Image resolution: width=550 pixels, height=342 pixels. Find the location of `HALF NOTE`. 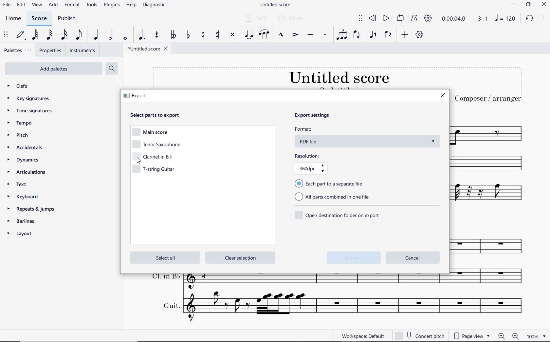

HALF NOTE is located at coordinates (111, 35).